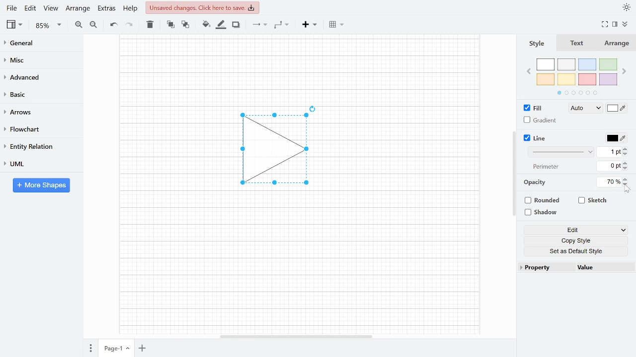 The height and width of the screenshot is (357, 636). Describe the element at coordinates (615, 25) in the screenshot. I see `Format (Ctrl+Shift+P)` at that location.